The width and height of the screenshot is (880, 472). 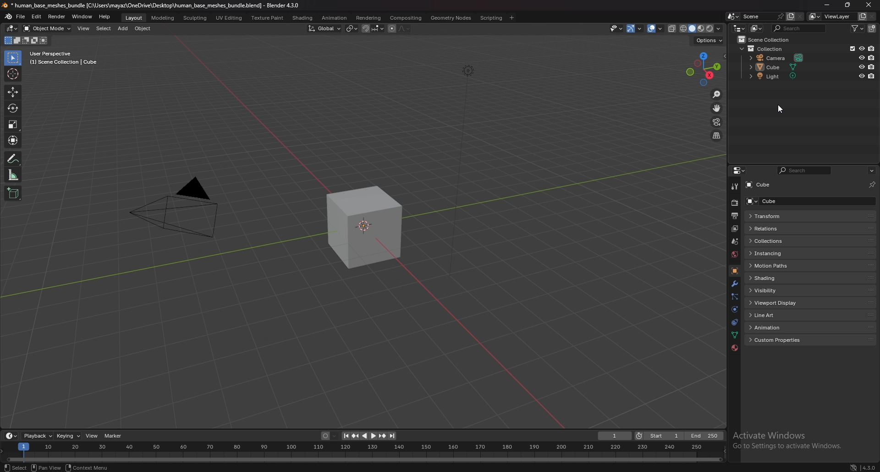 I want to click on viewport shading, so click(x=696, y=28).